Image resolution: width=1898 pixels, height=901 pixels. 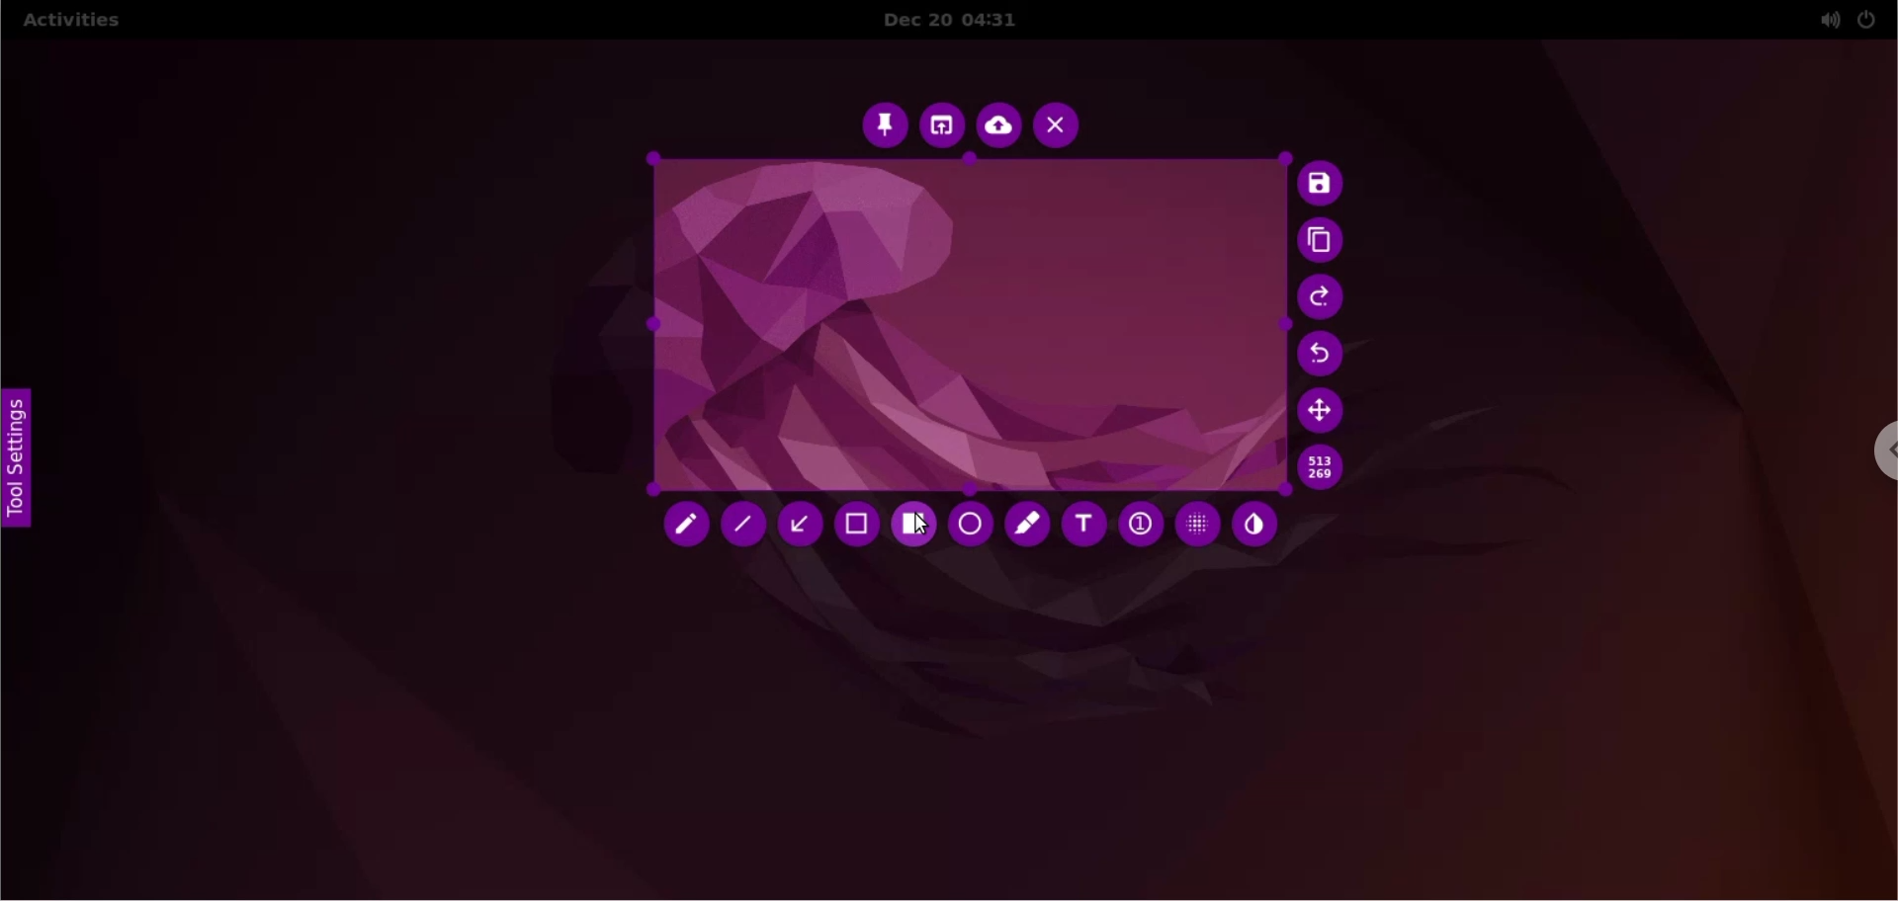 I want to click on arrow tool, so click(x=798, y=529).